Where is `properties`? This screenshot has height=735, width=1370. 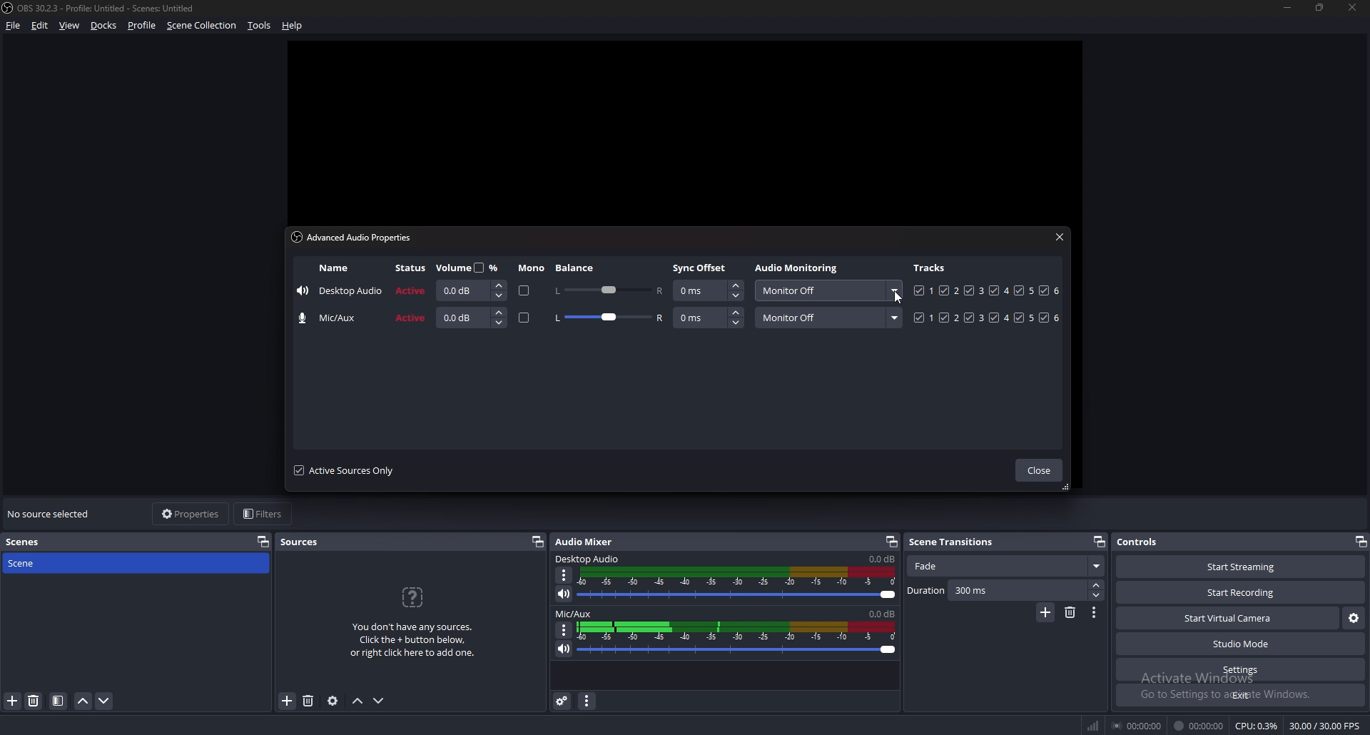
properties is located at coordinates (190, 514).